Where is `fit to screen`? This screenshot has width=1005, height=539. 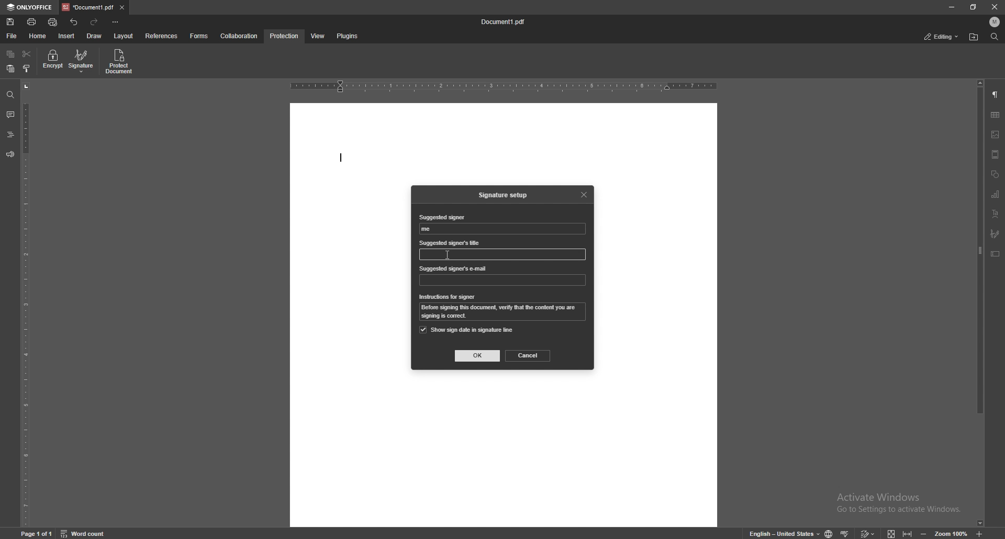 fit to screen is located at coordinates (888, 532).